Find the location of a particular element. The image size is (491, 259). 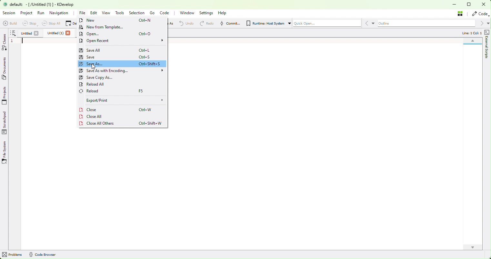

Project is located at coordinates (26, 14).